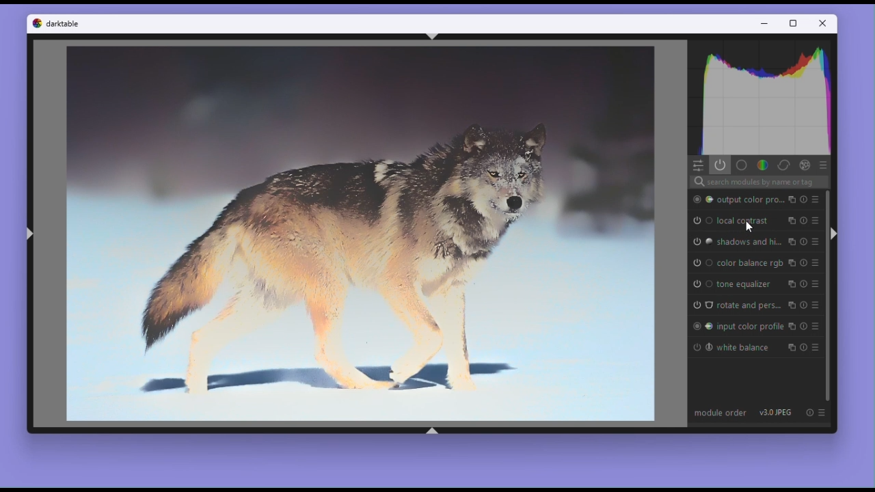 Image resolution: width=875 pixels, height=492 pixels. What do you see at coordinates (783, 165) in the screenshot?
I see `Correct ` at bounding box center [783, 165].